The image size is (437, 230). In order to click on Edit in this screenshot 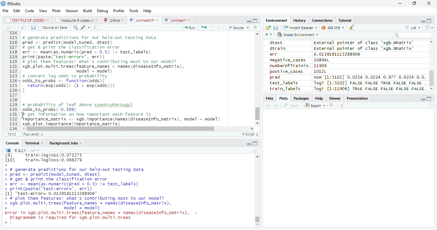, I will do `click(16, 11)`.